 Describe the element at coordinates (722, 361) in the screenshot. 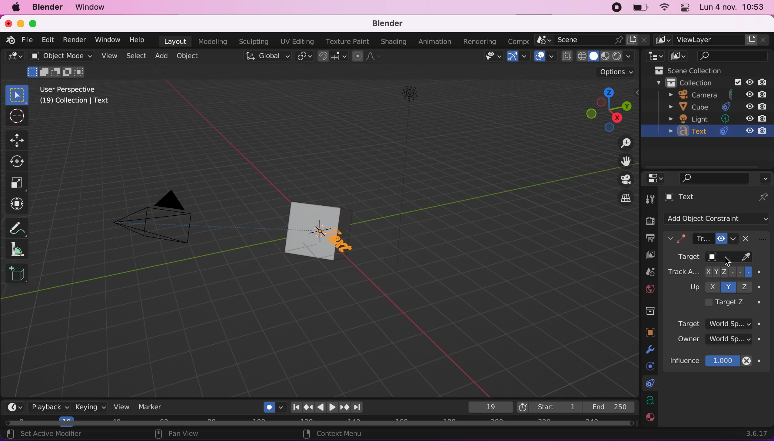

I see `influence` at that location.